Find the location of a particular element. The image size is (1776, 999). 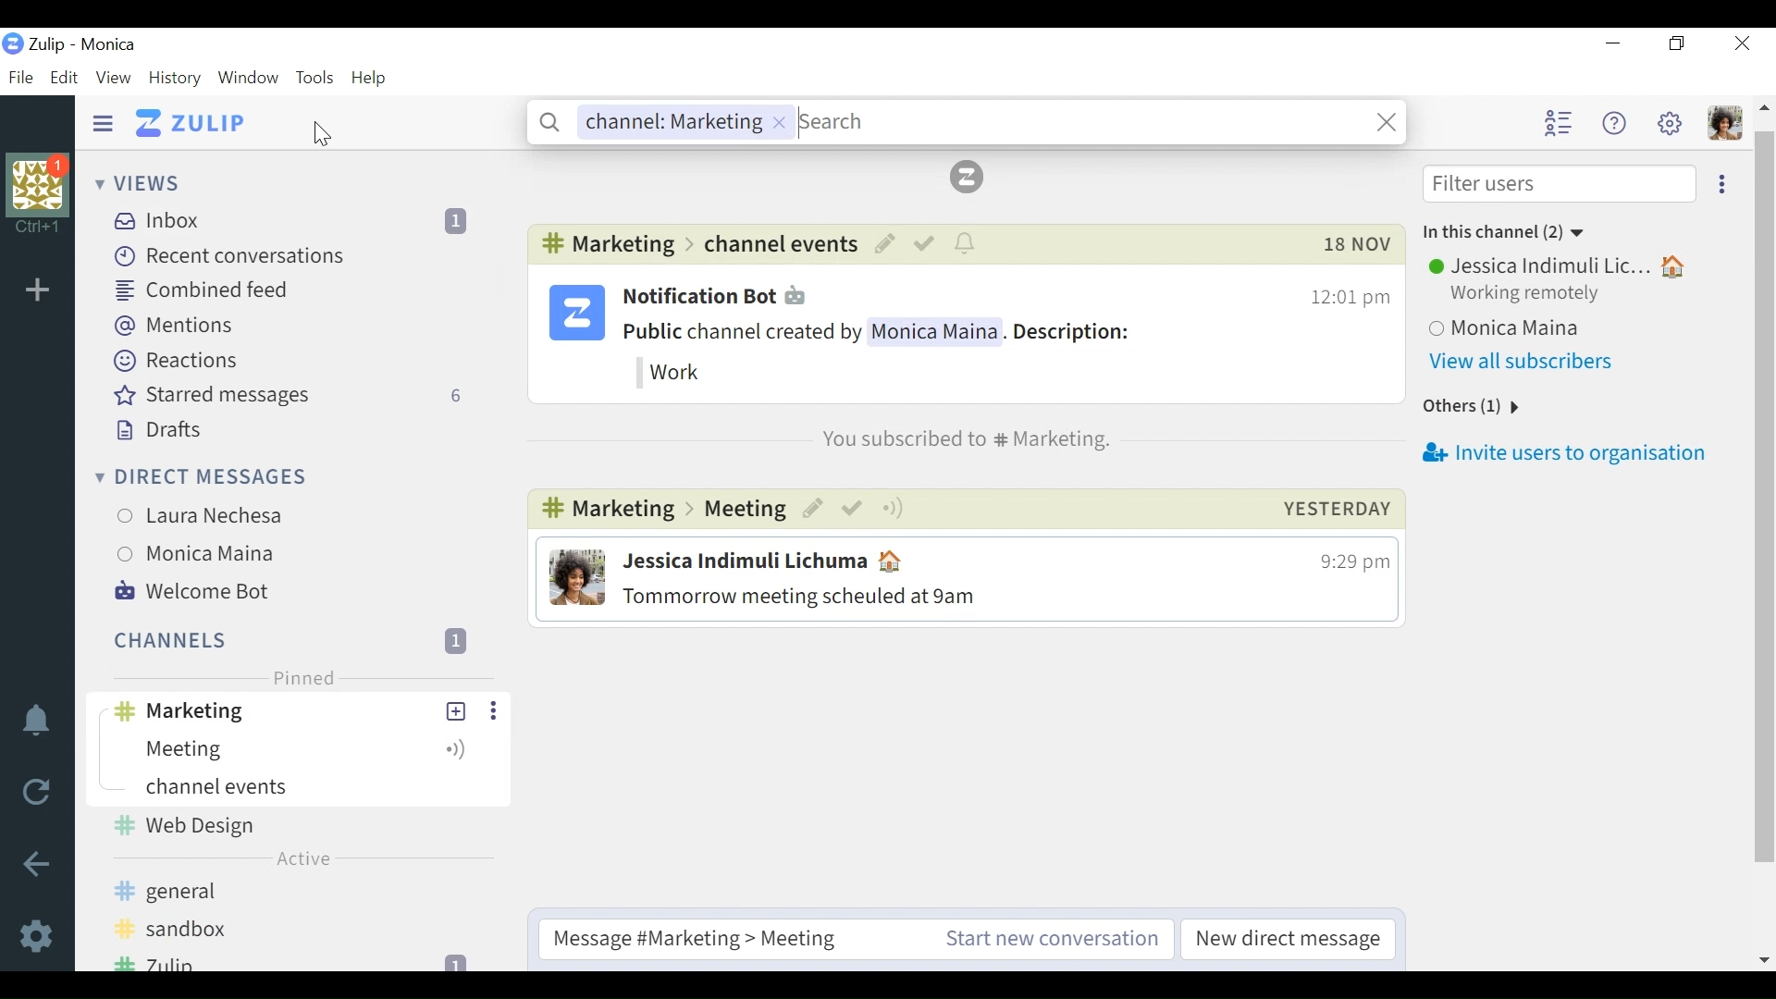

Edit is located at coordinates (66, 79).